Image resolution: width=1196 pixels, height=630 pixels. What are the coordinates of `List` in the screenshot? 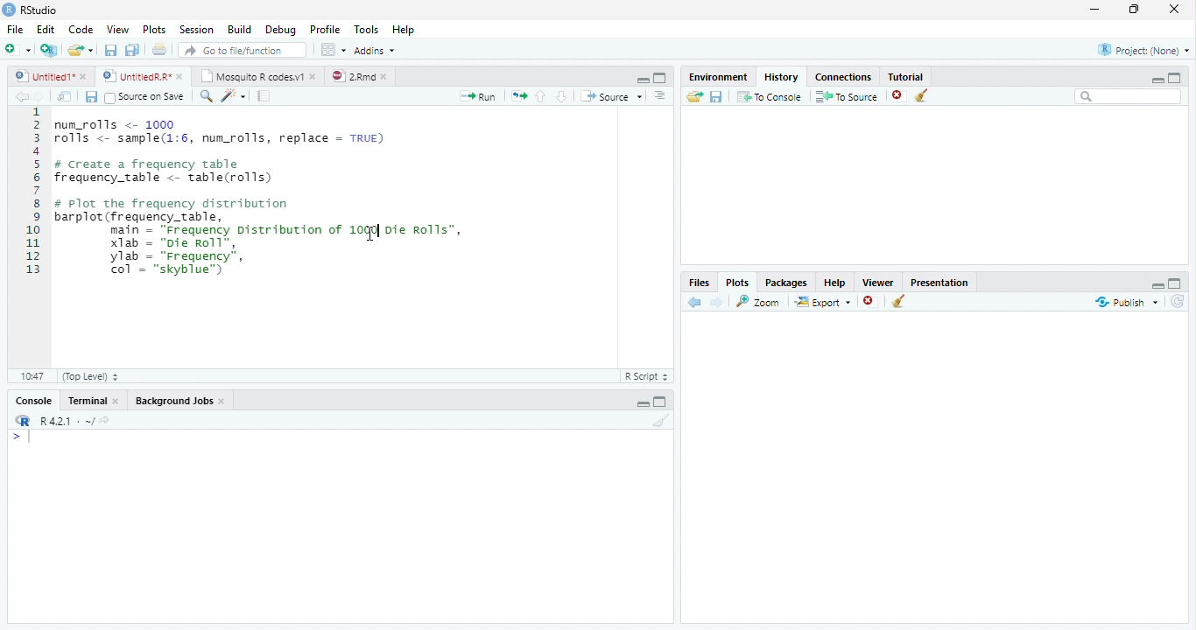 It's located at (662, 97).